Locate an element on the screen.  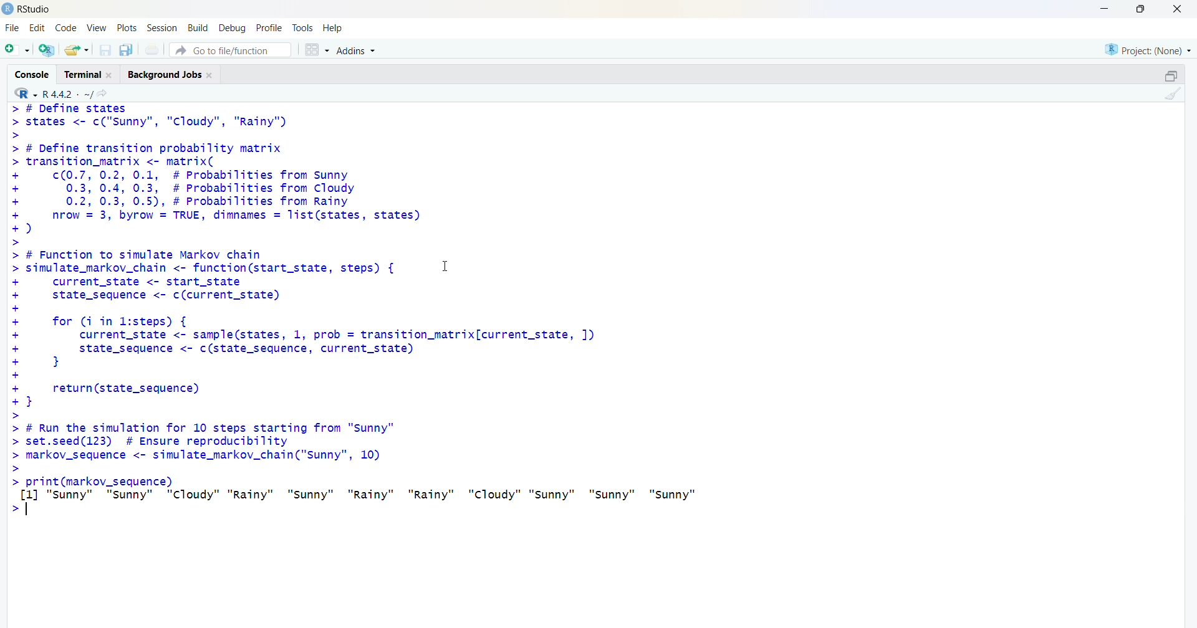
close is located at coordinates (1177, 9).